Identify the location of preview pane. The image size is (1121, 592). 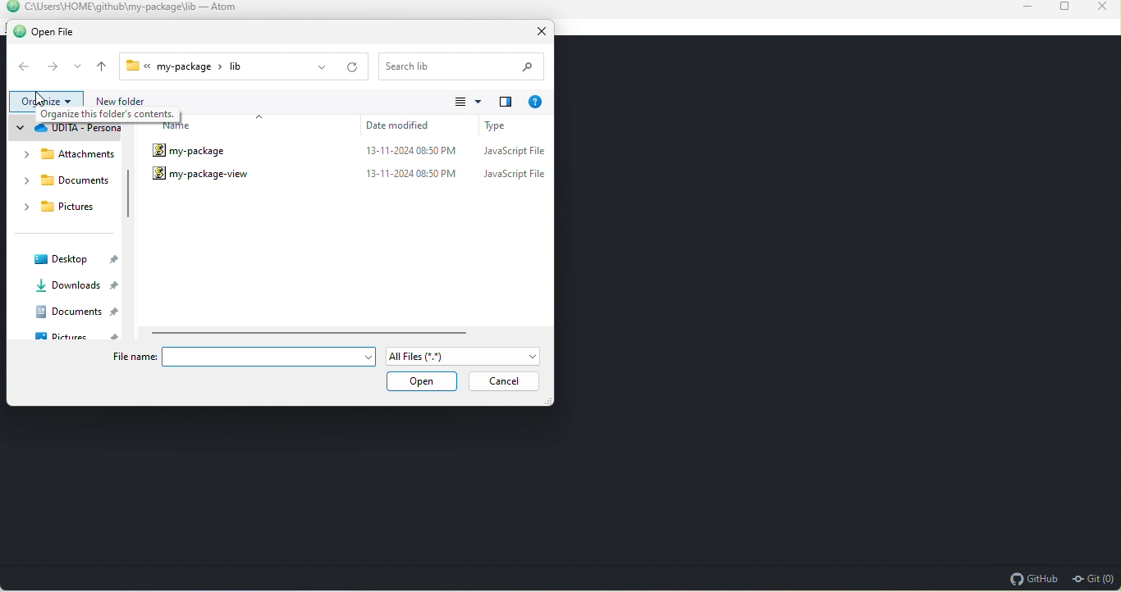
(506, 102).